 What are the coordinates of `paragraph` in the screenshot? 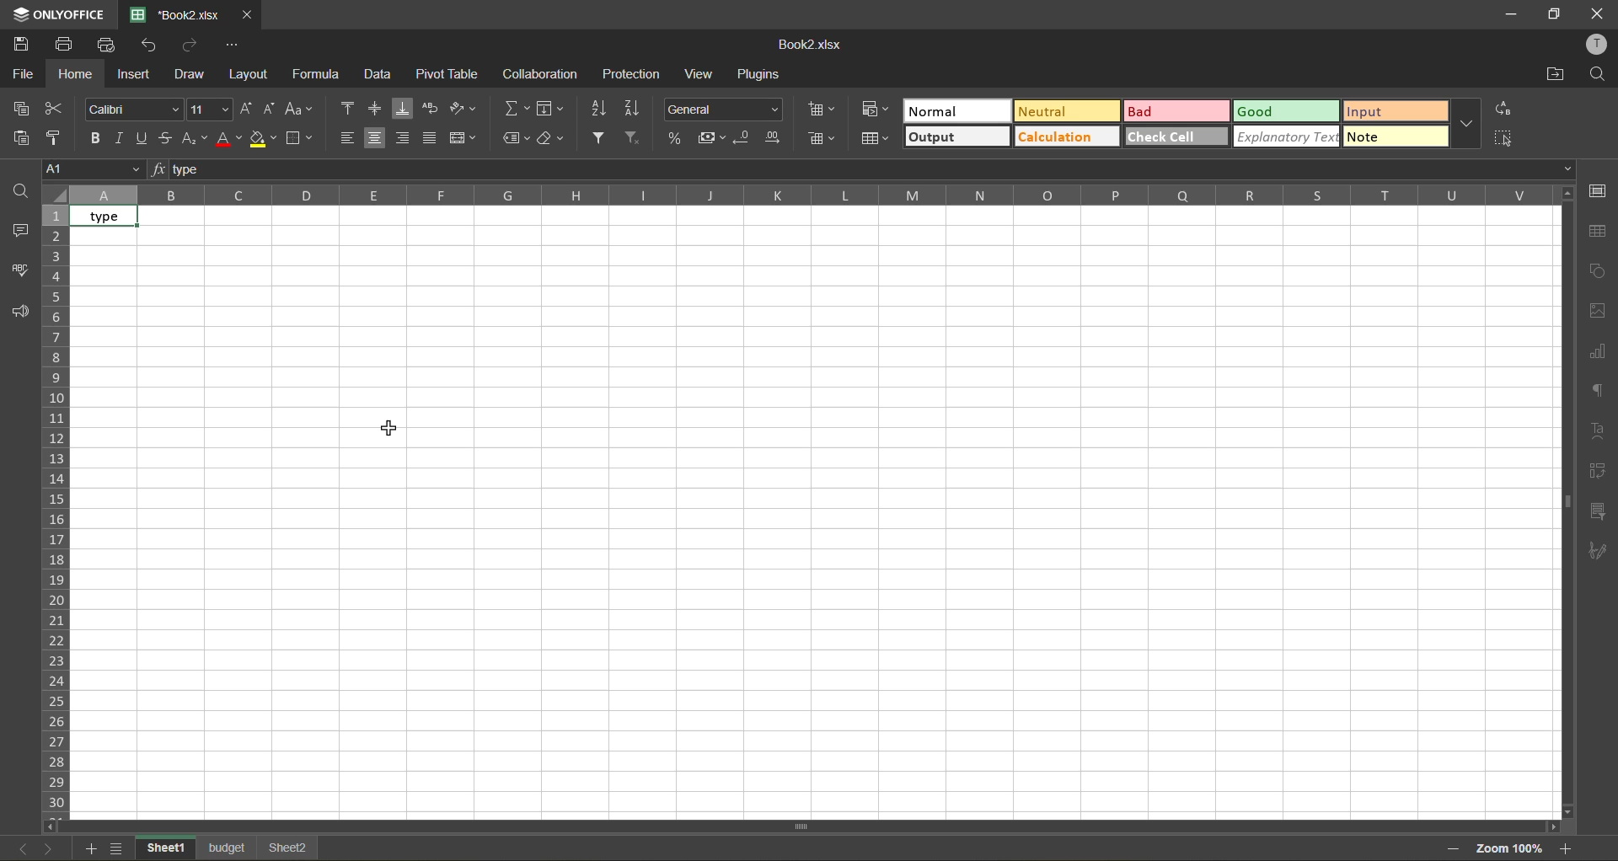 It's located at (1597, 554).